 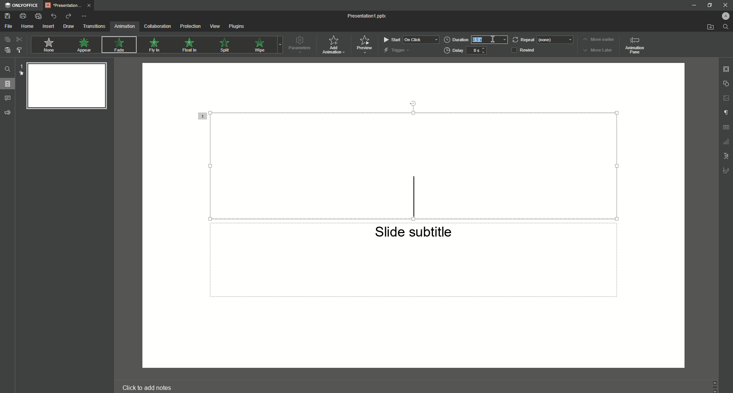 I want to click on Slide subtitle, so click(x=415, y=235).